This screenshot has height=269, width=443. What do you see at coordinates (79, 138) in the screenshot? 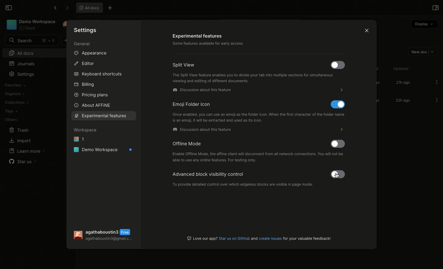
I see `1` at bounding box center [79, 138].